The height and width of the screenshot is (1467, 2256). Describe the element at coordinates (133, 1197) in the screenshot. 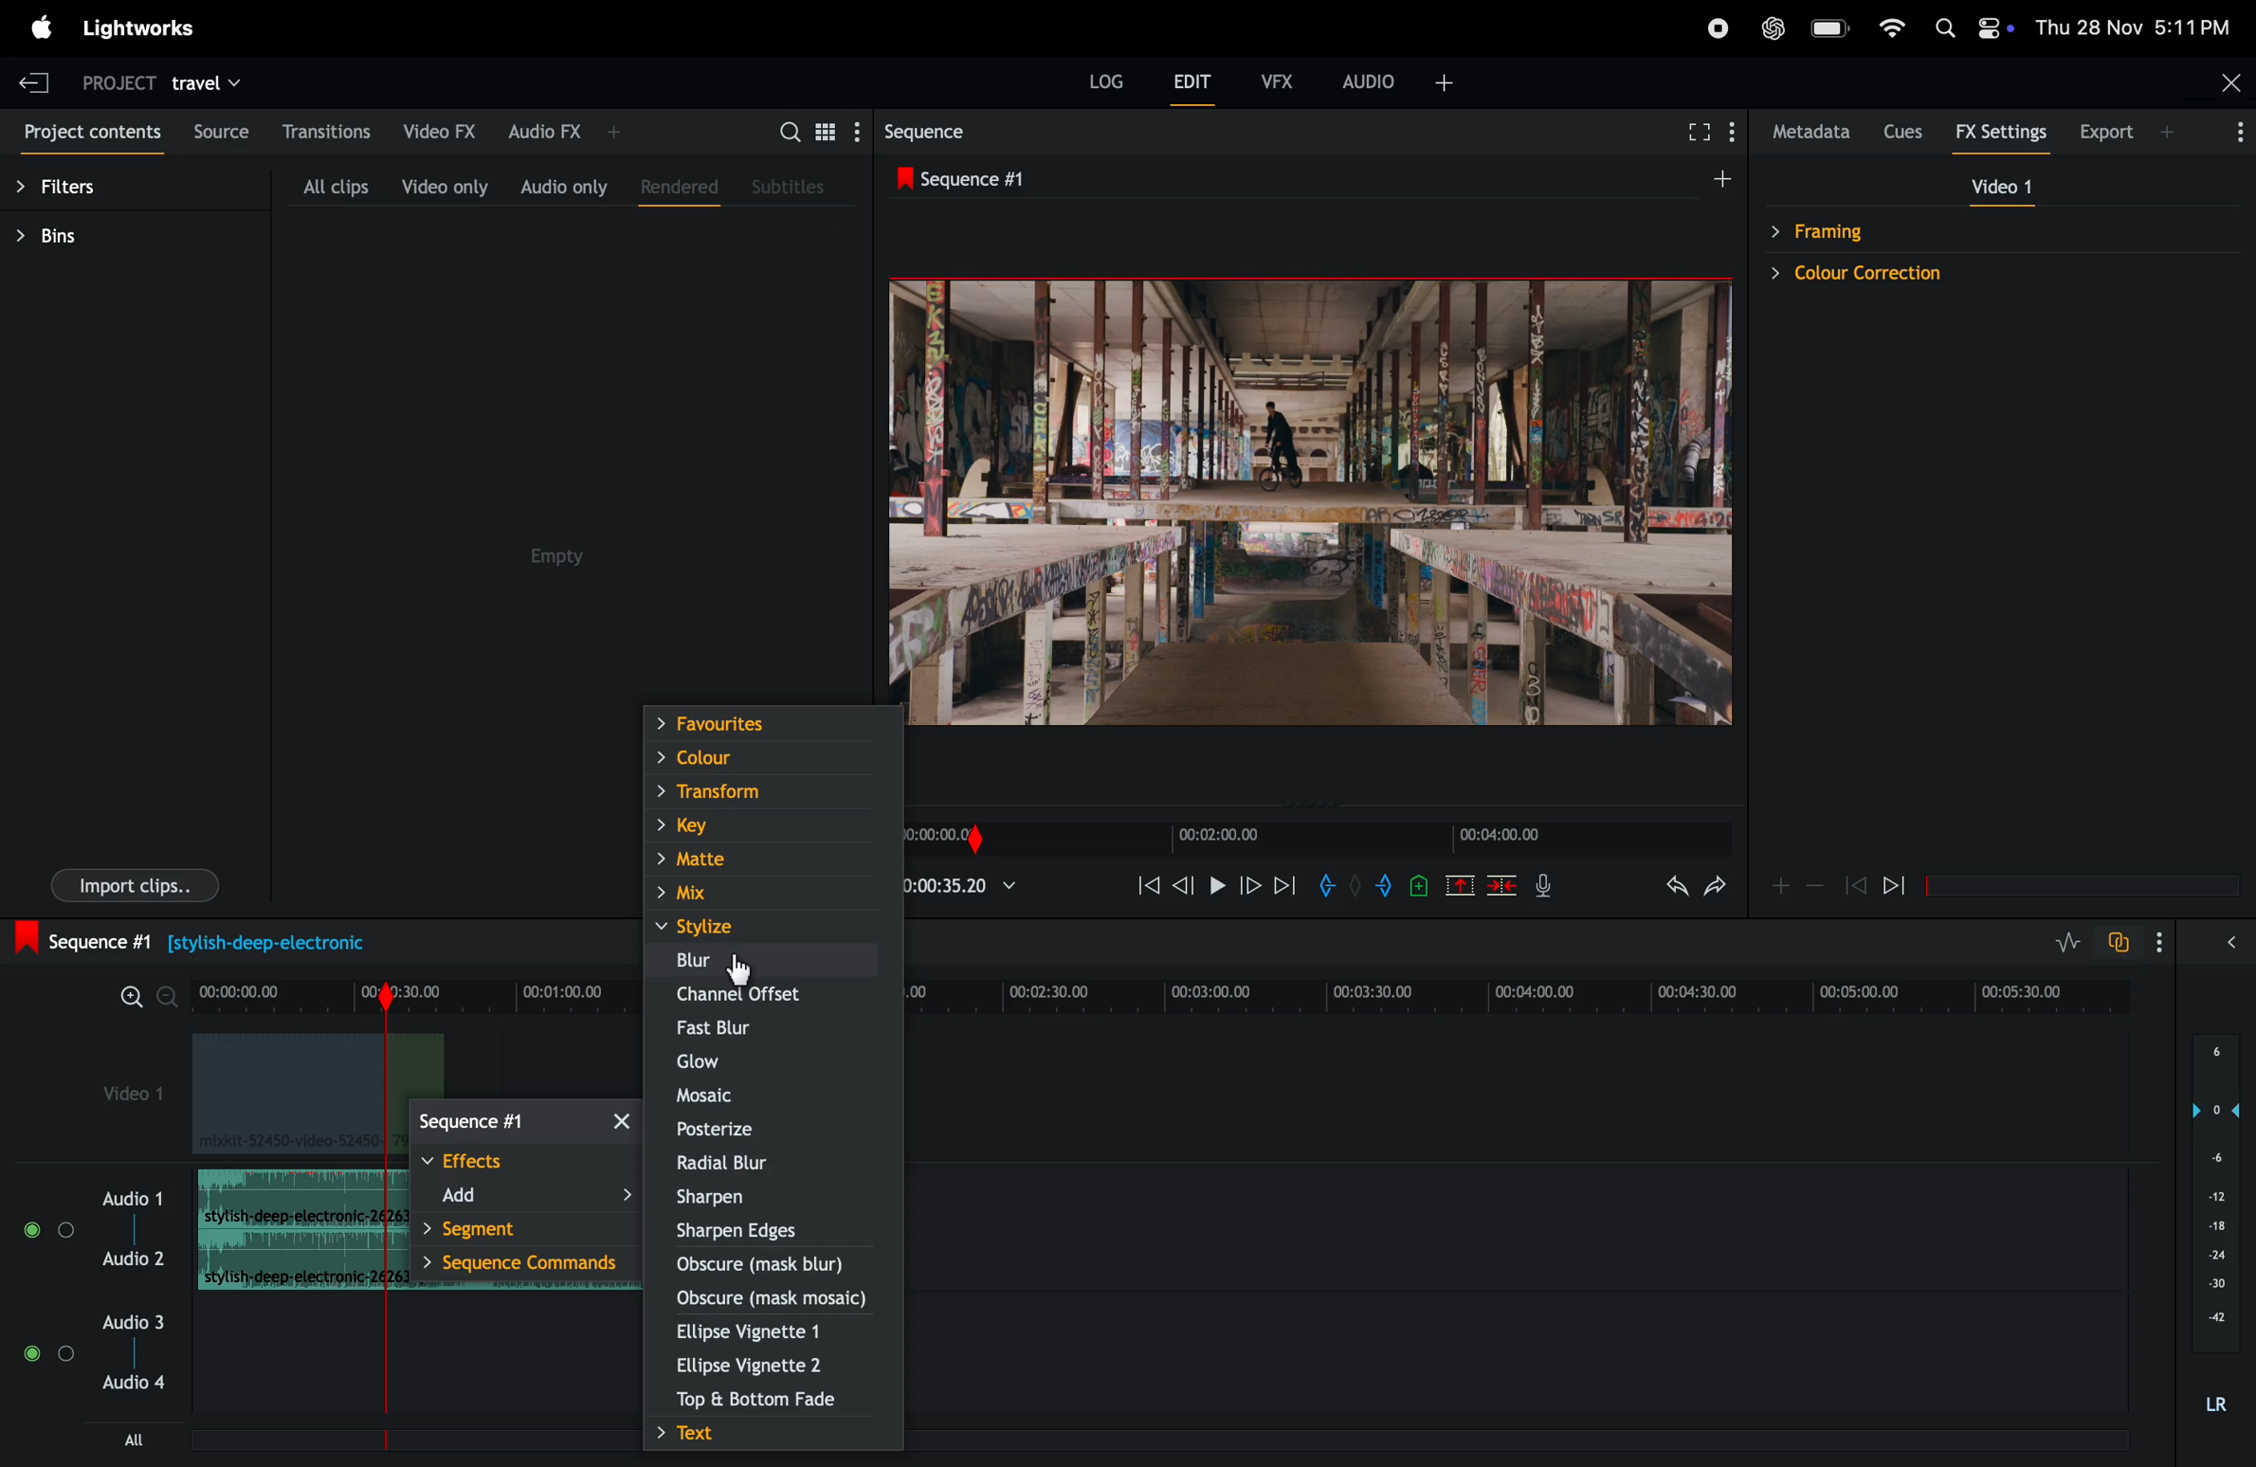

I see `audio 1 and 2` at that location.